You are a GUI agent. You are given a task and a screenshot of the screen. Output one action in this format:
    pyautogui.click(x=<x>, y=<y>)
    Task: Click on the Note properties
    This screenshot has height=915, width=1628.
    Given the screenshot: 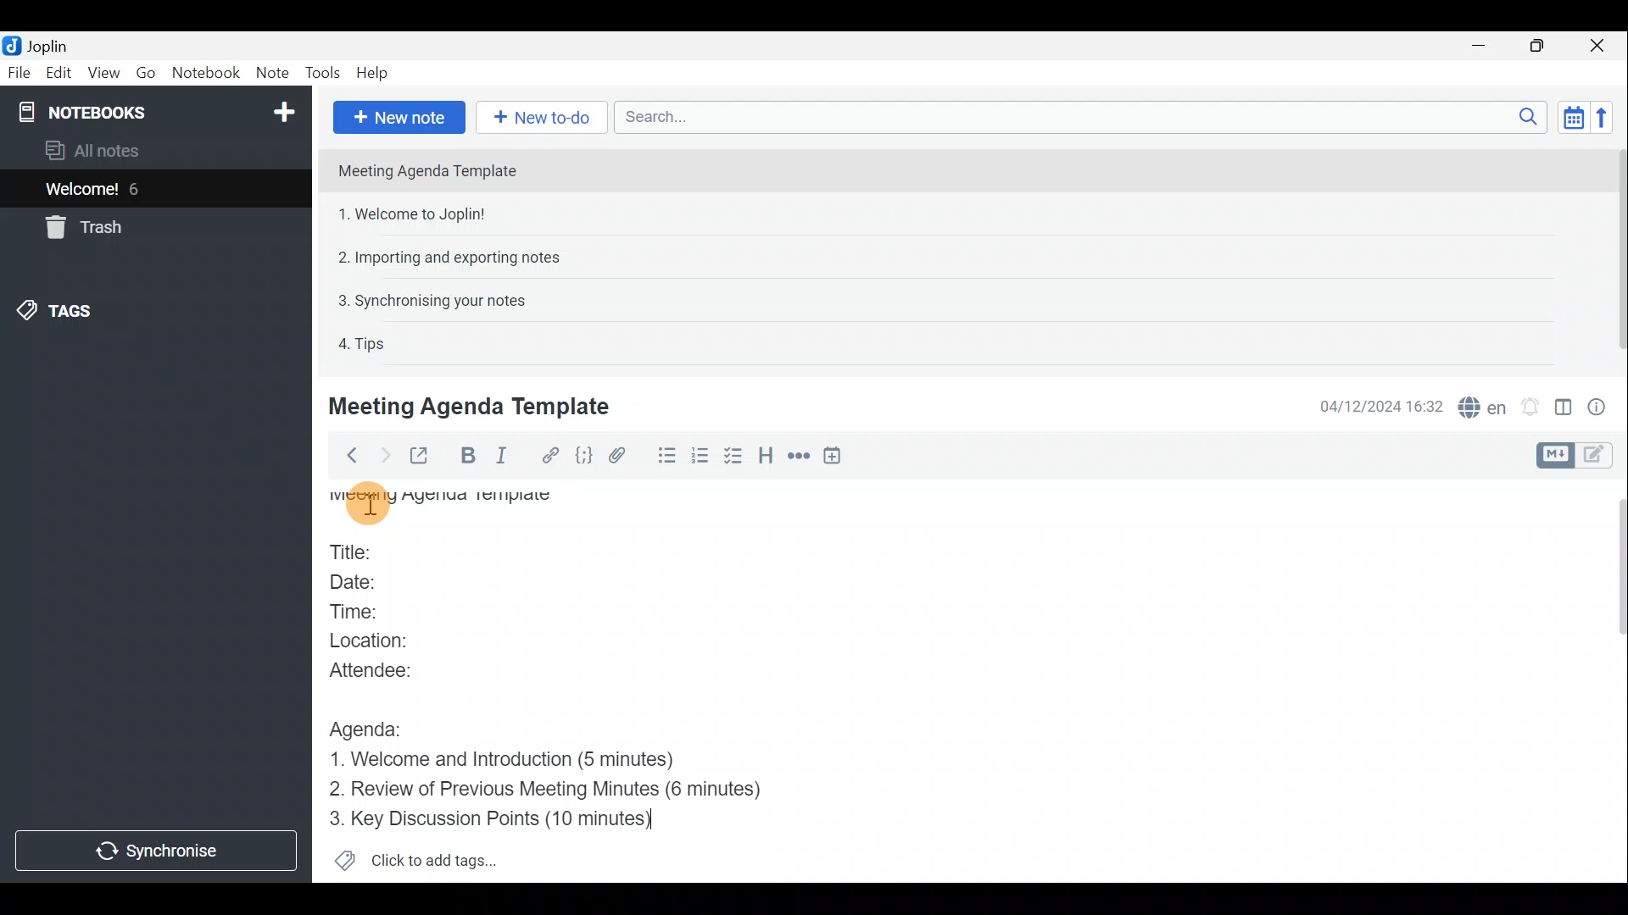 What is the action you would take?
    pyautogui.click(x=1603, y=406)
    